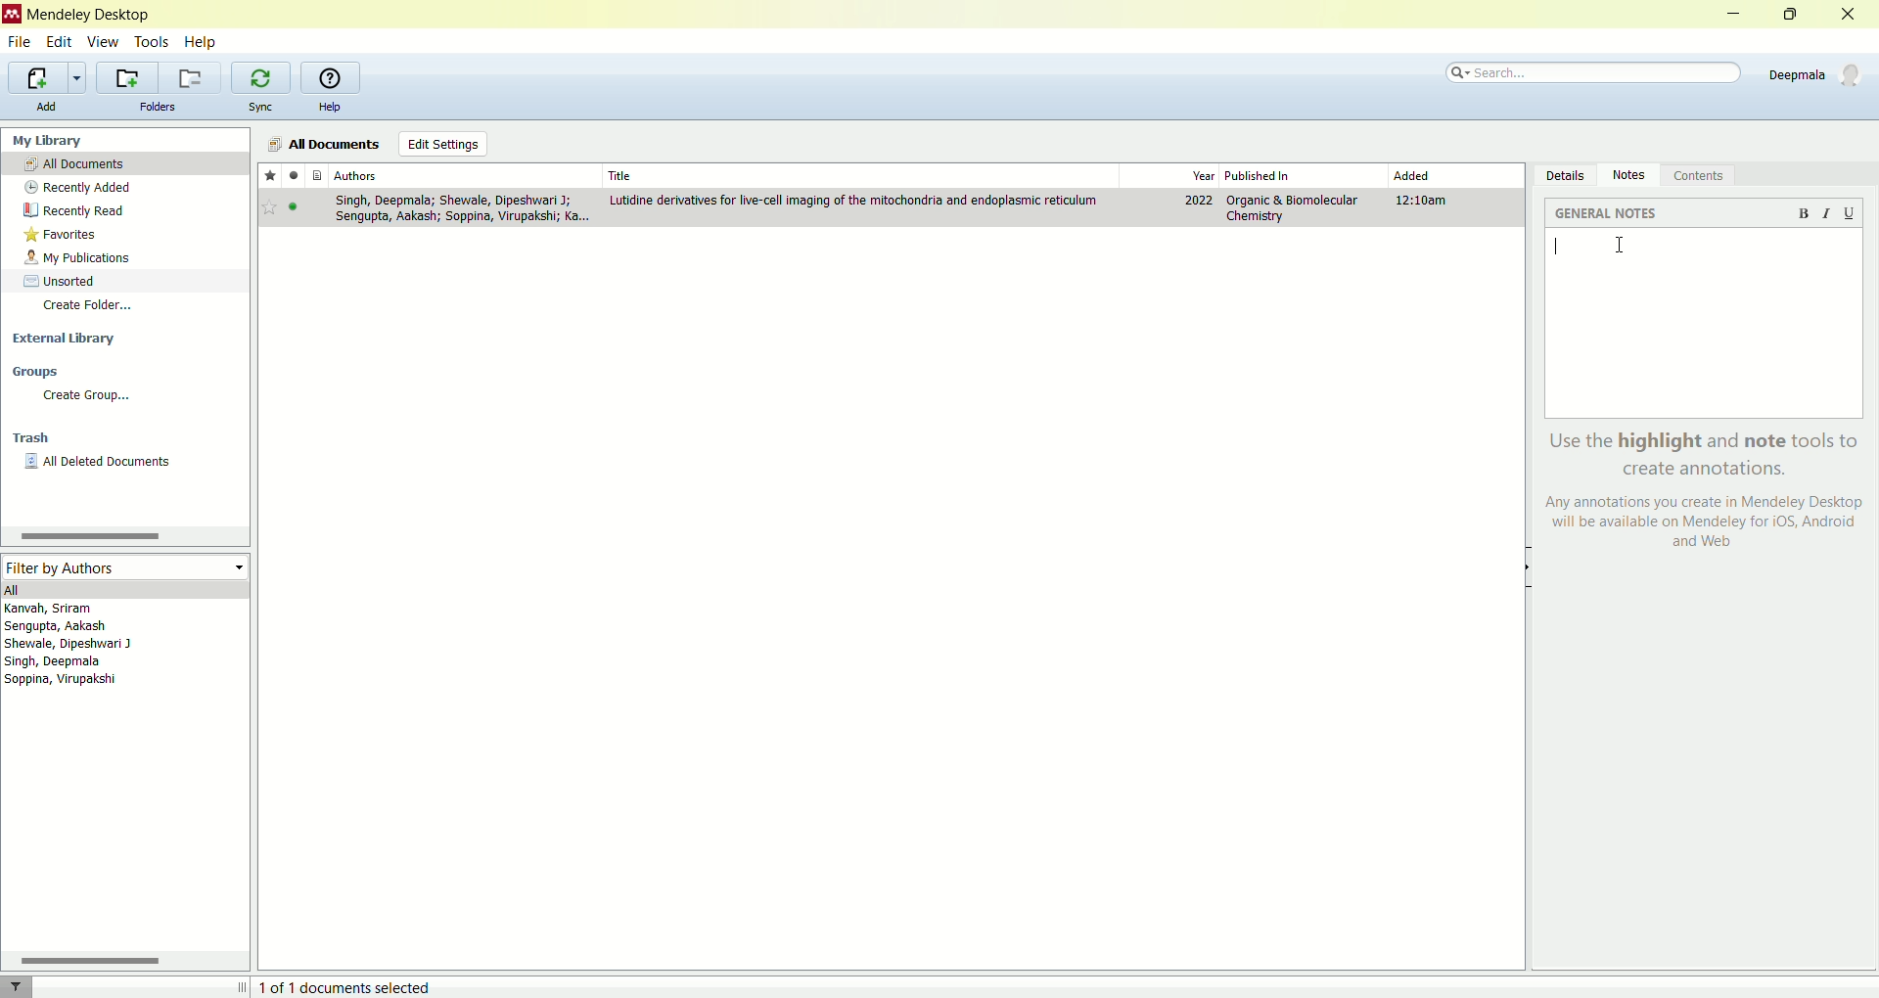 Image resolution: width=1879 pixels, height=998 pixels. I want to click on Scrollbar, so click(87, 537).